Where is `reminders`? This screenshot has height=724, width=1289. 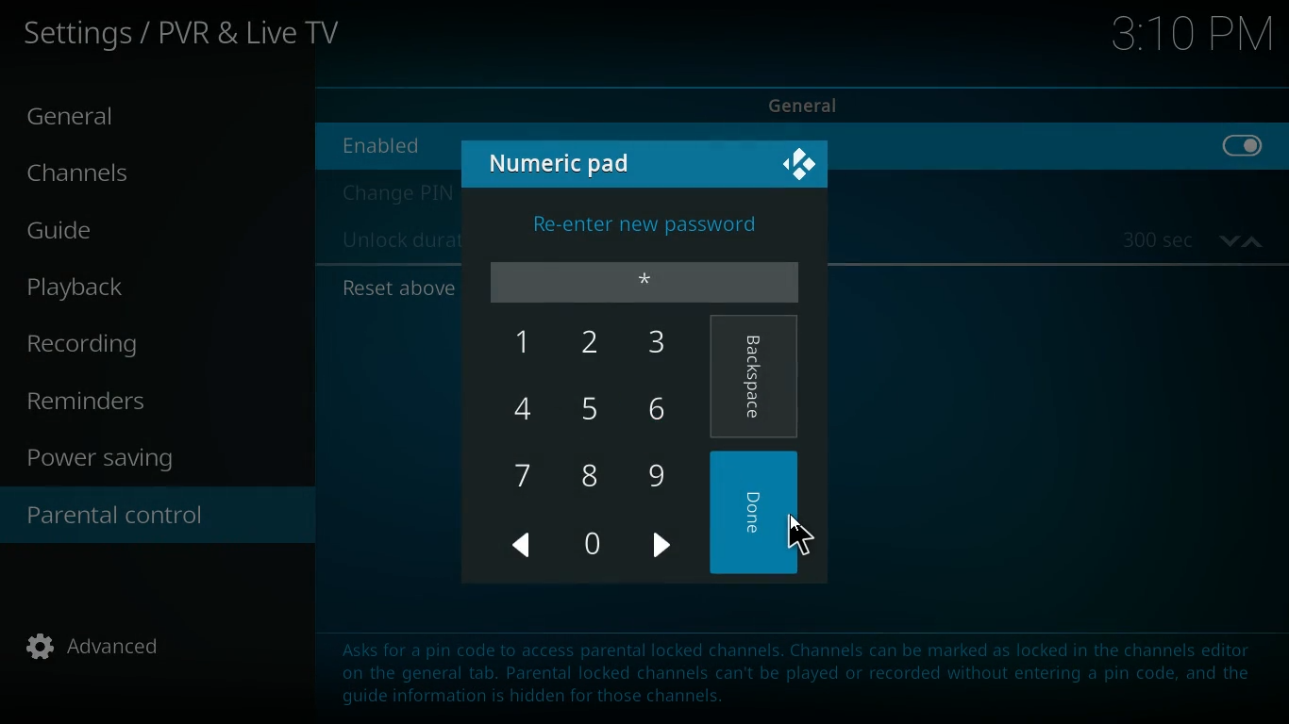 reminders is located at coordinates (95, 403).